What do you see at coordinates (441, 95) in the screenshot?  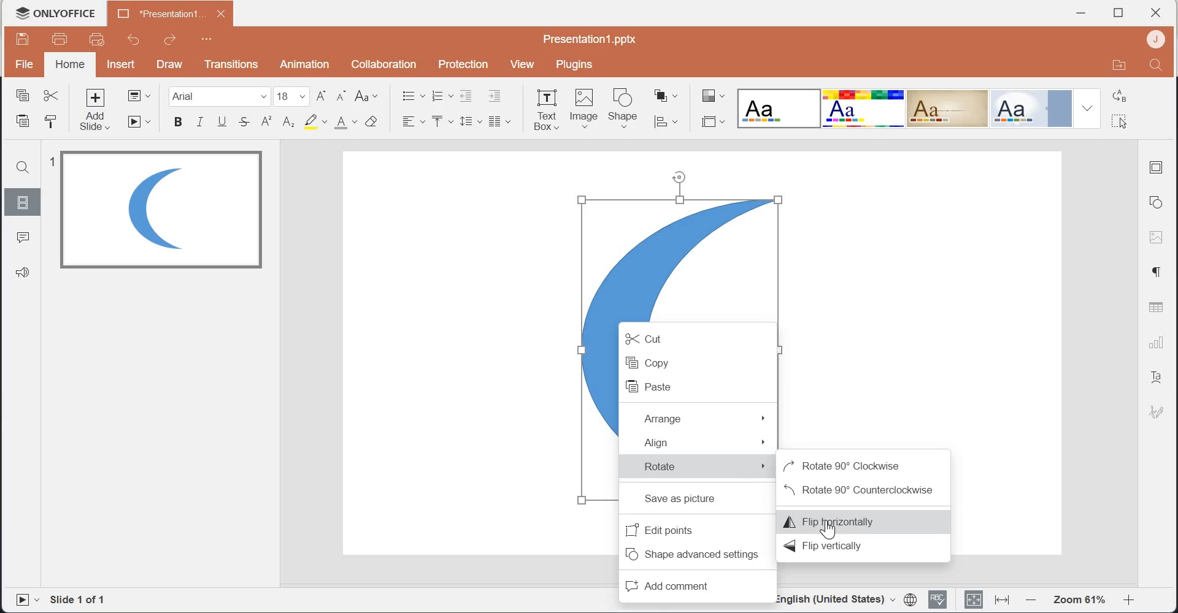 I see `Numbering` at bounding box center [441, 95].